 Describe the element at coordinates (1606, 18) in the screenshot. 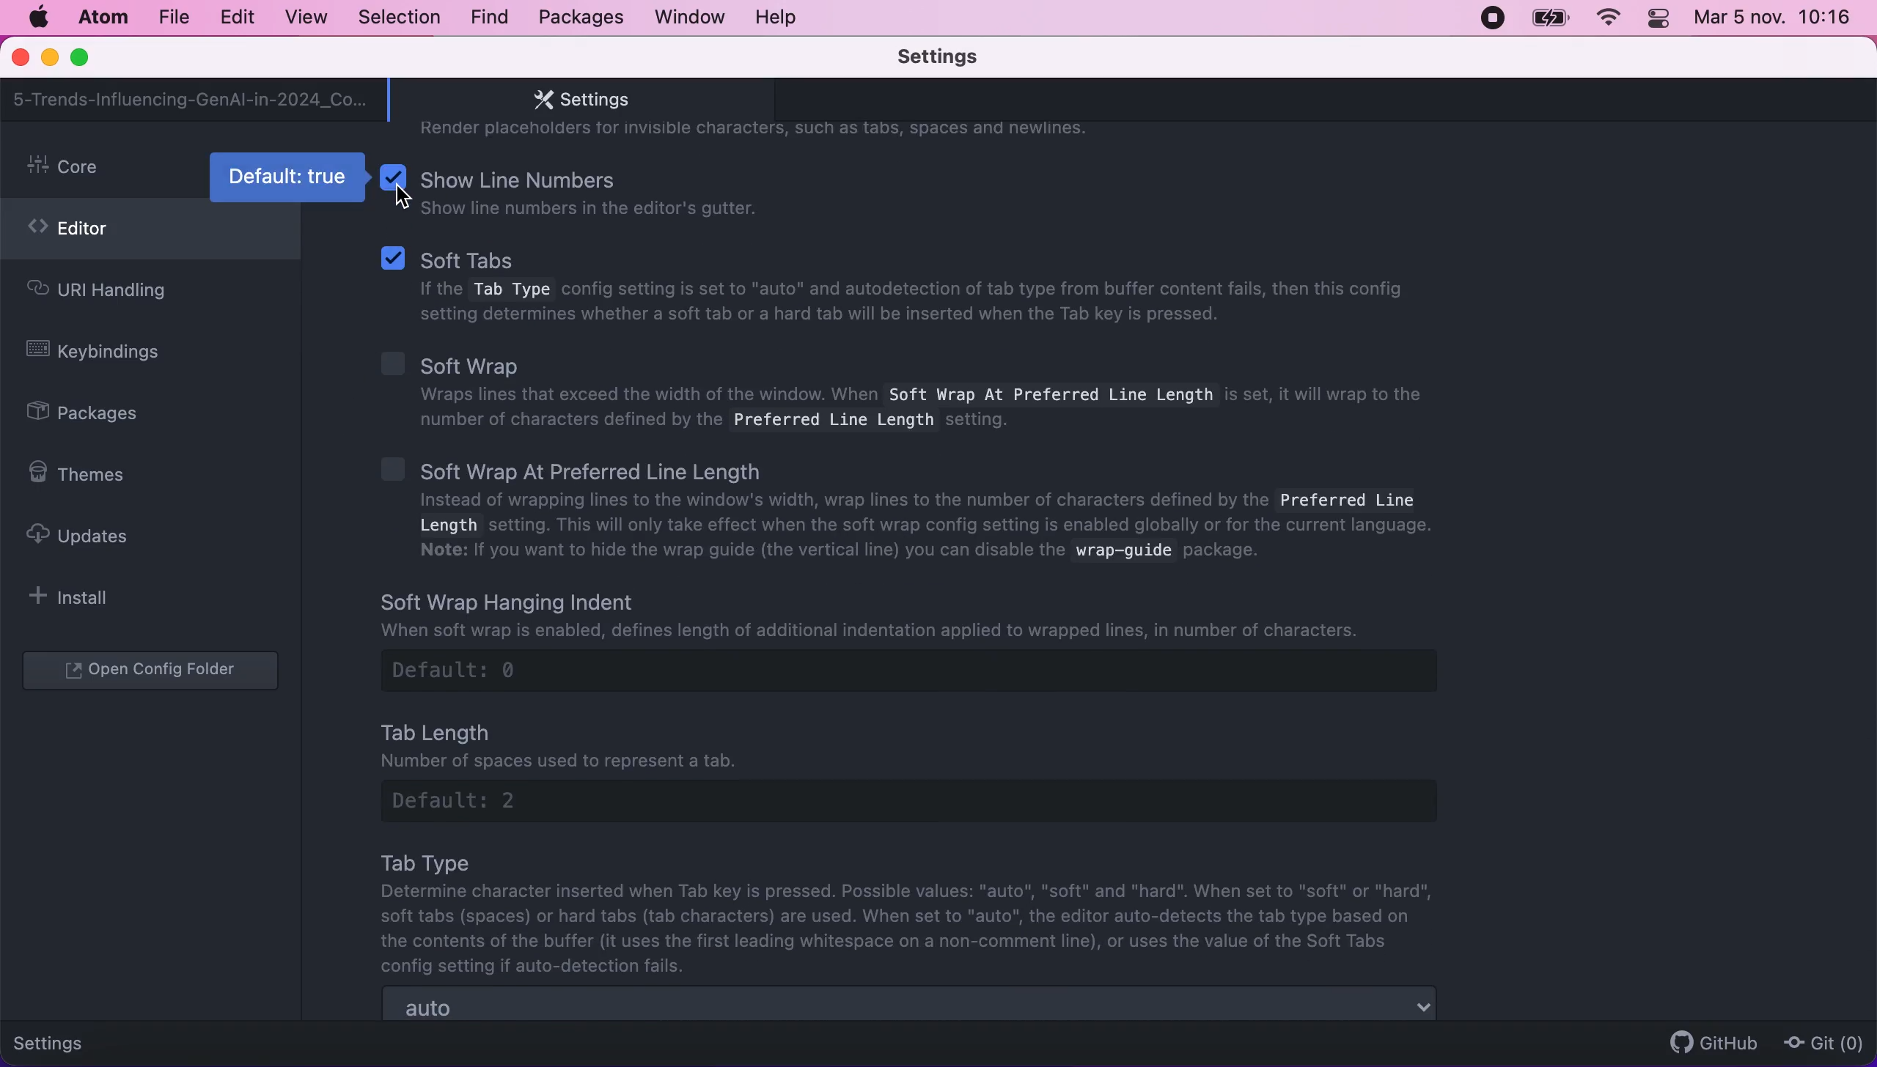

I see `wifi` at that location.